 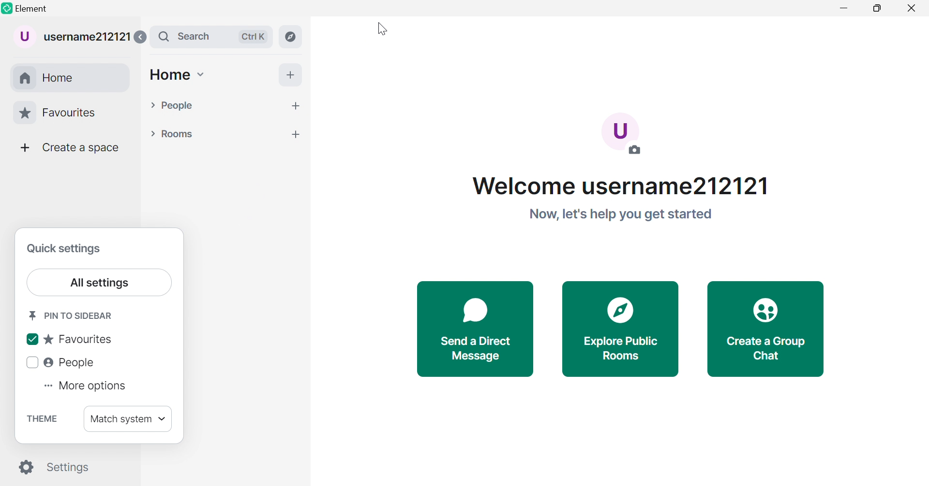 I want to click on Home, so click(x=177, y=76).